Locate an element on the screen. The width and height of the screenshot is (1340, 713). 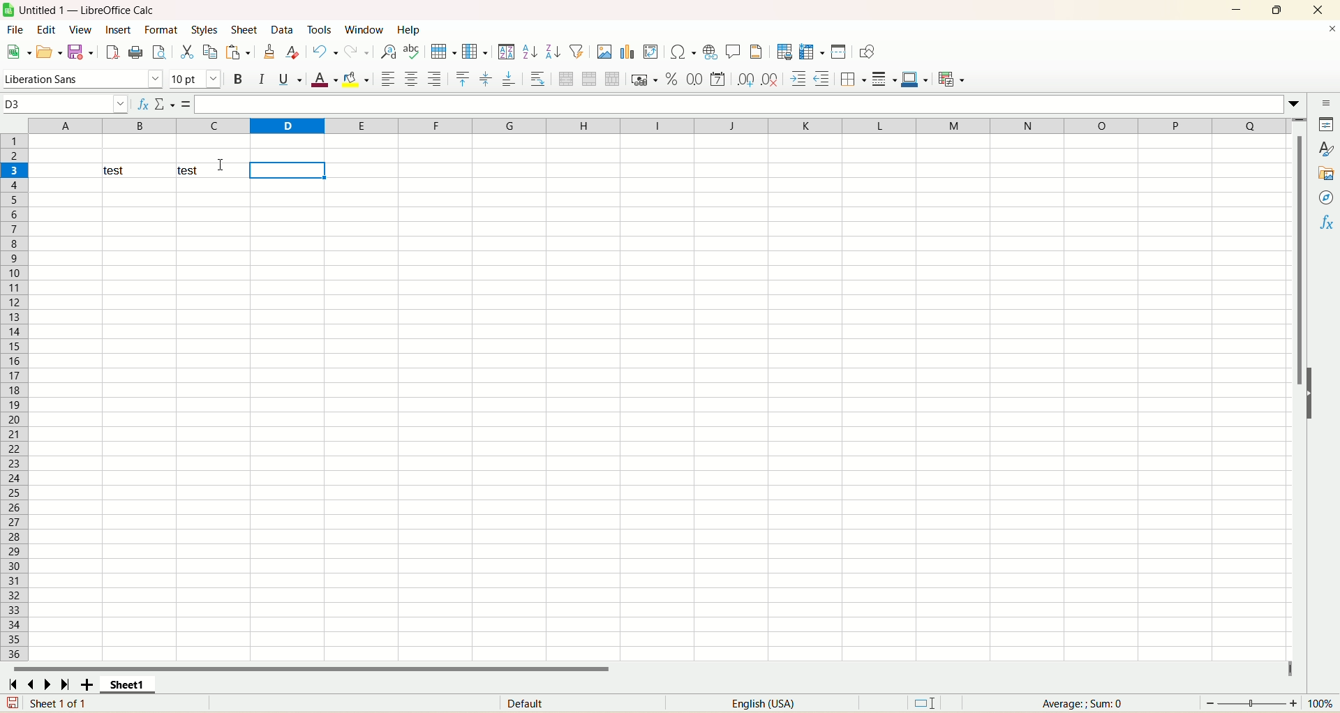
maximize is located at coordinates (1276, 10).